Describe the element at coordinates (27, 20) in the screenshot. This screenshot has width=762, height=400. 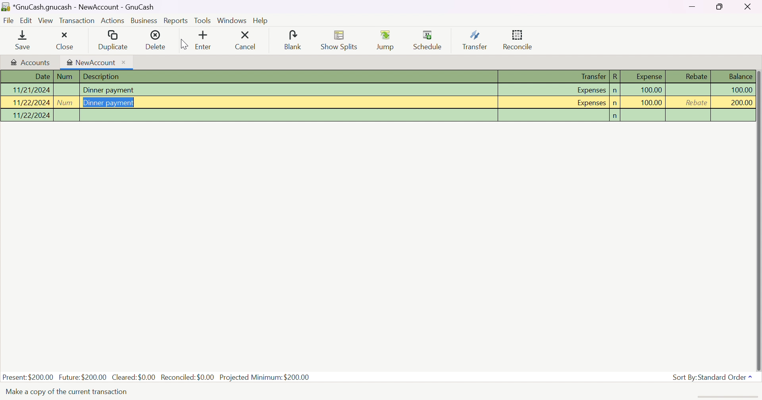
I see `Edit` at that location.